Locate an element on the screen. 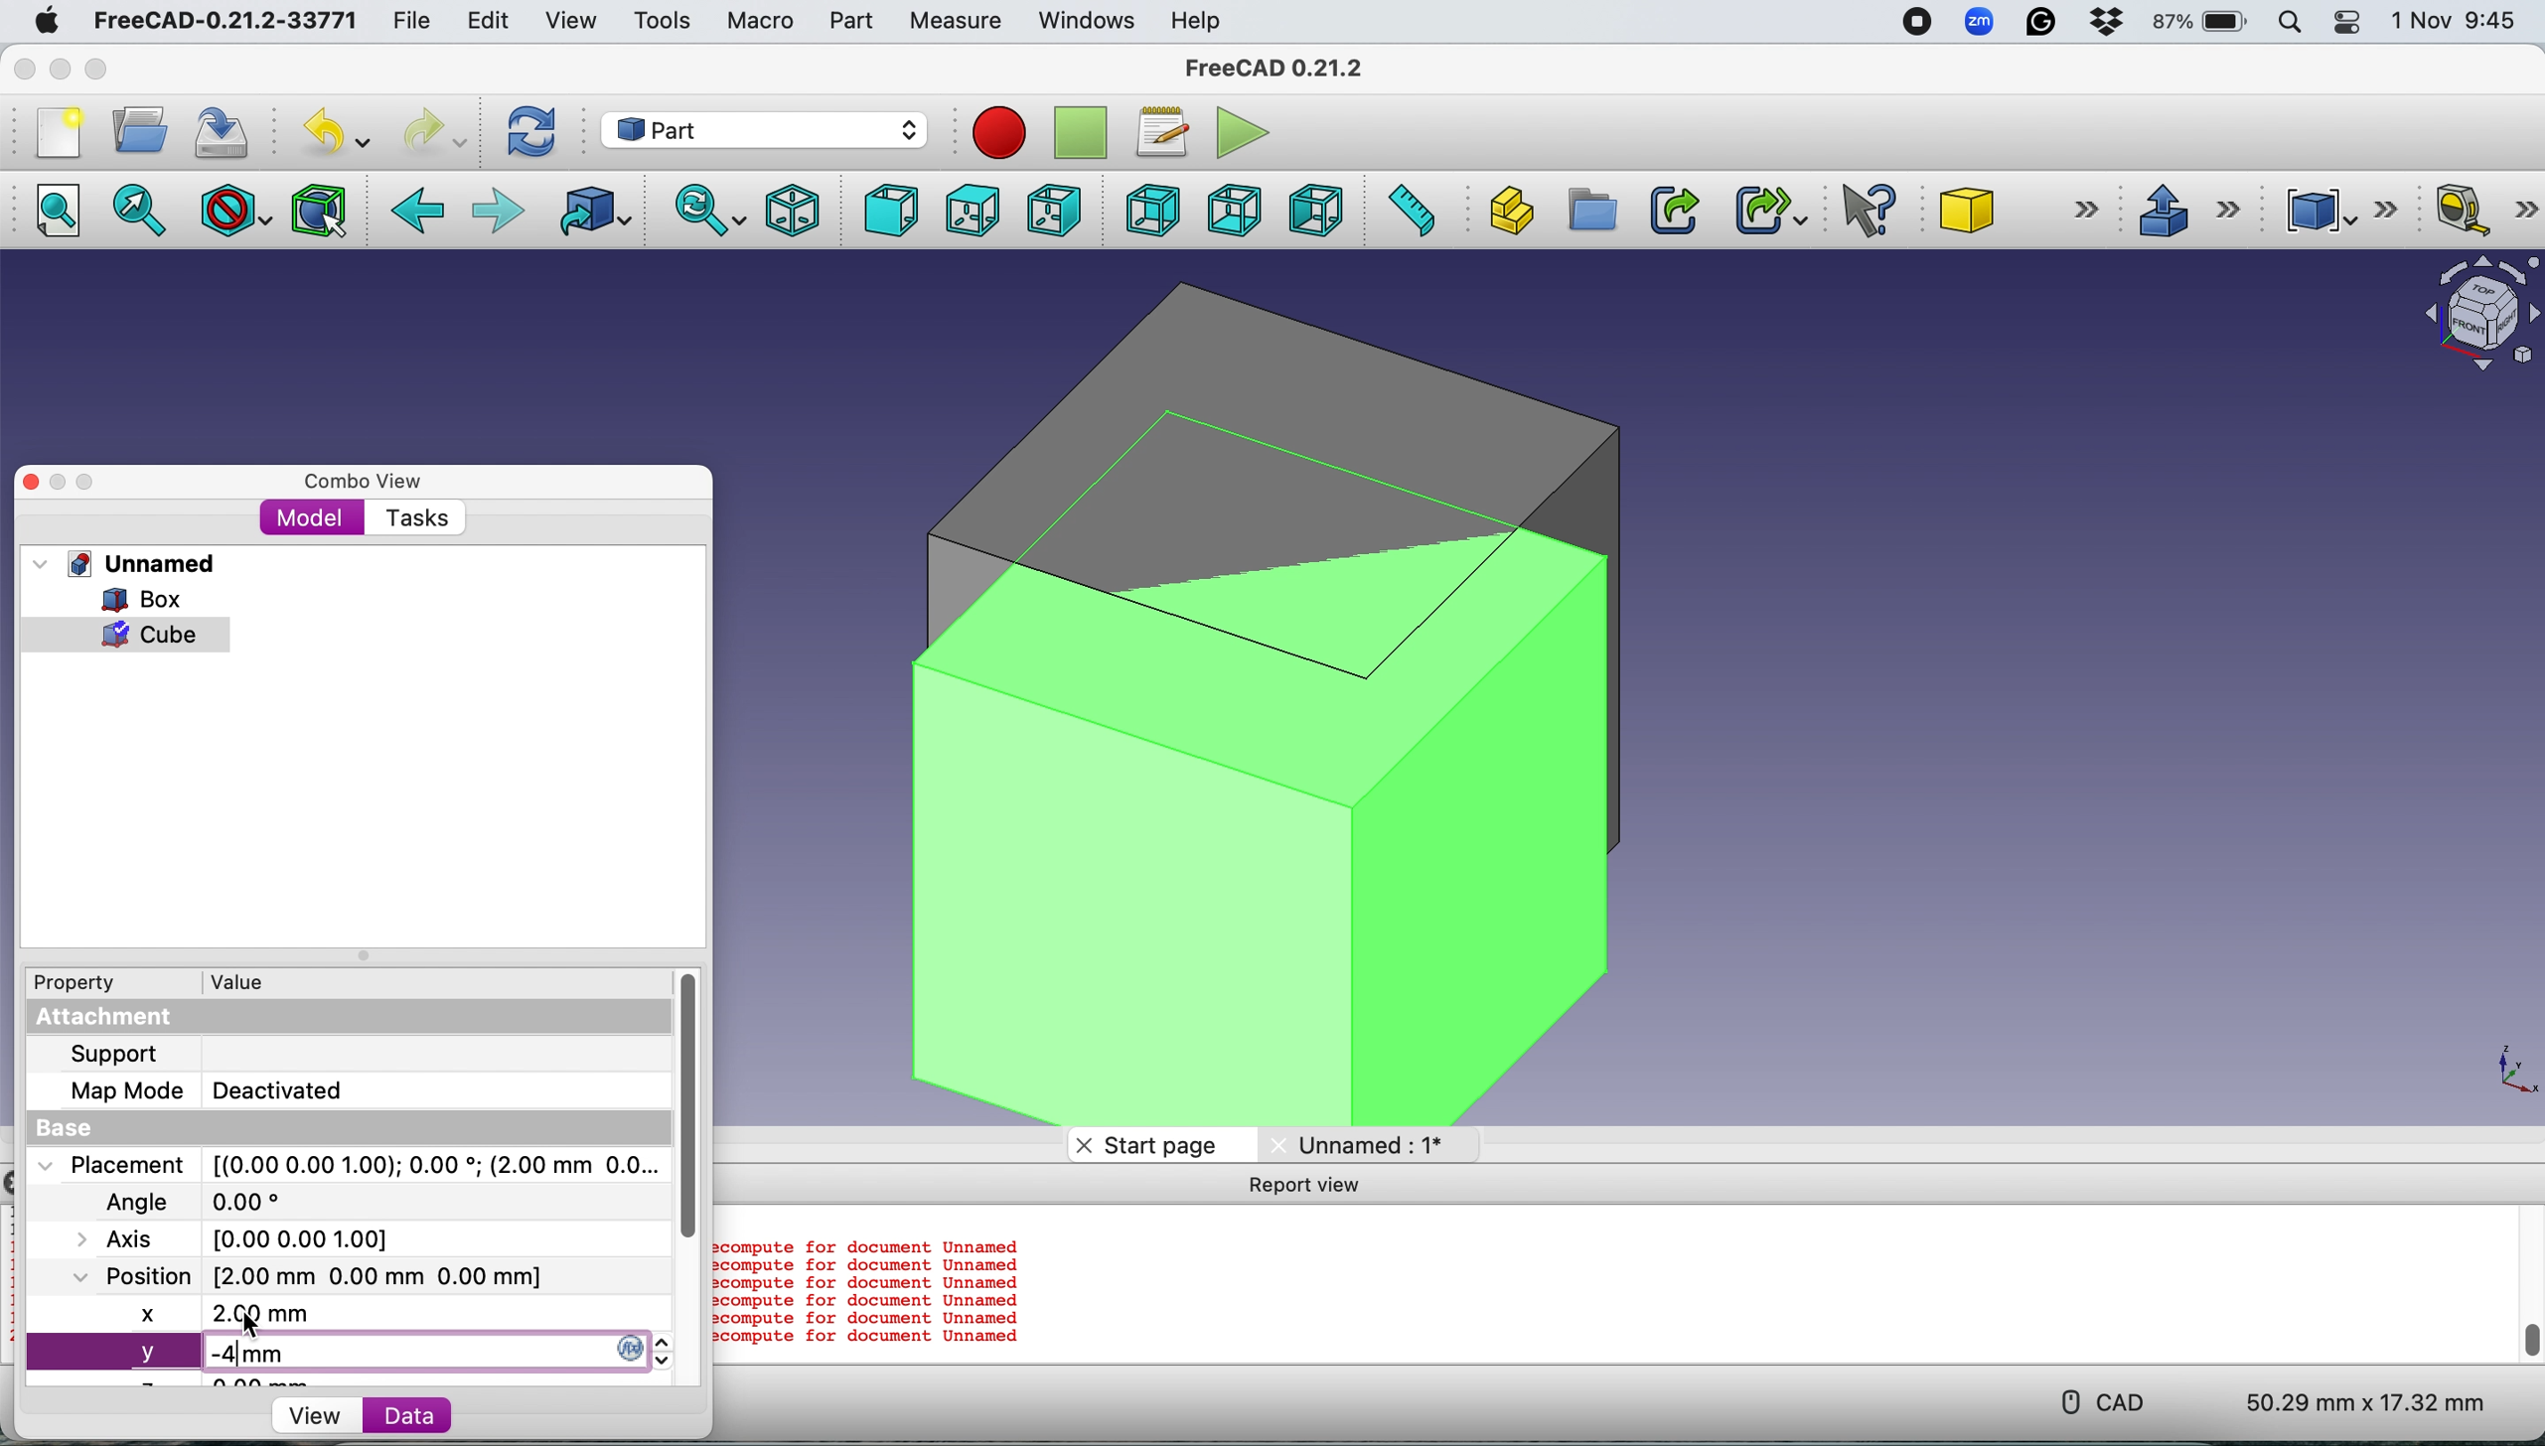 The height and width of the screenshot is (1446, 2545). CAD is located at coordinates (2092, 1399).